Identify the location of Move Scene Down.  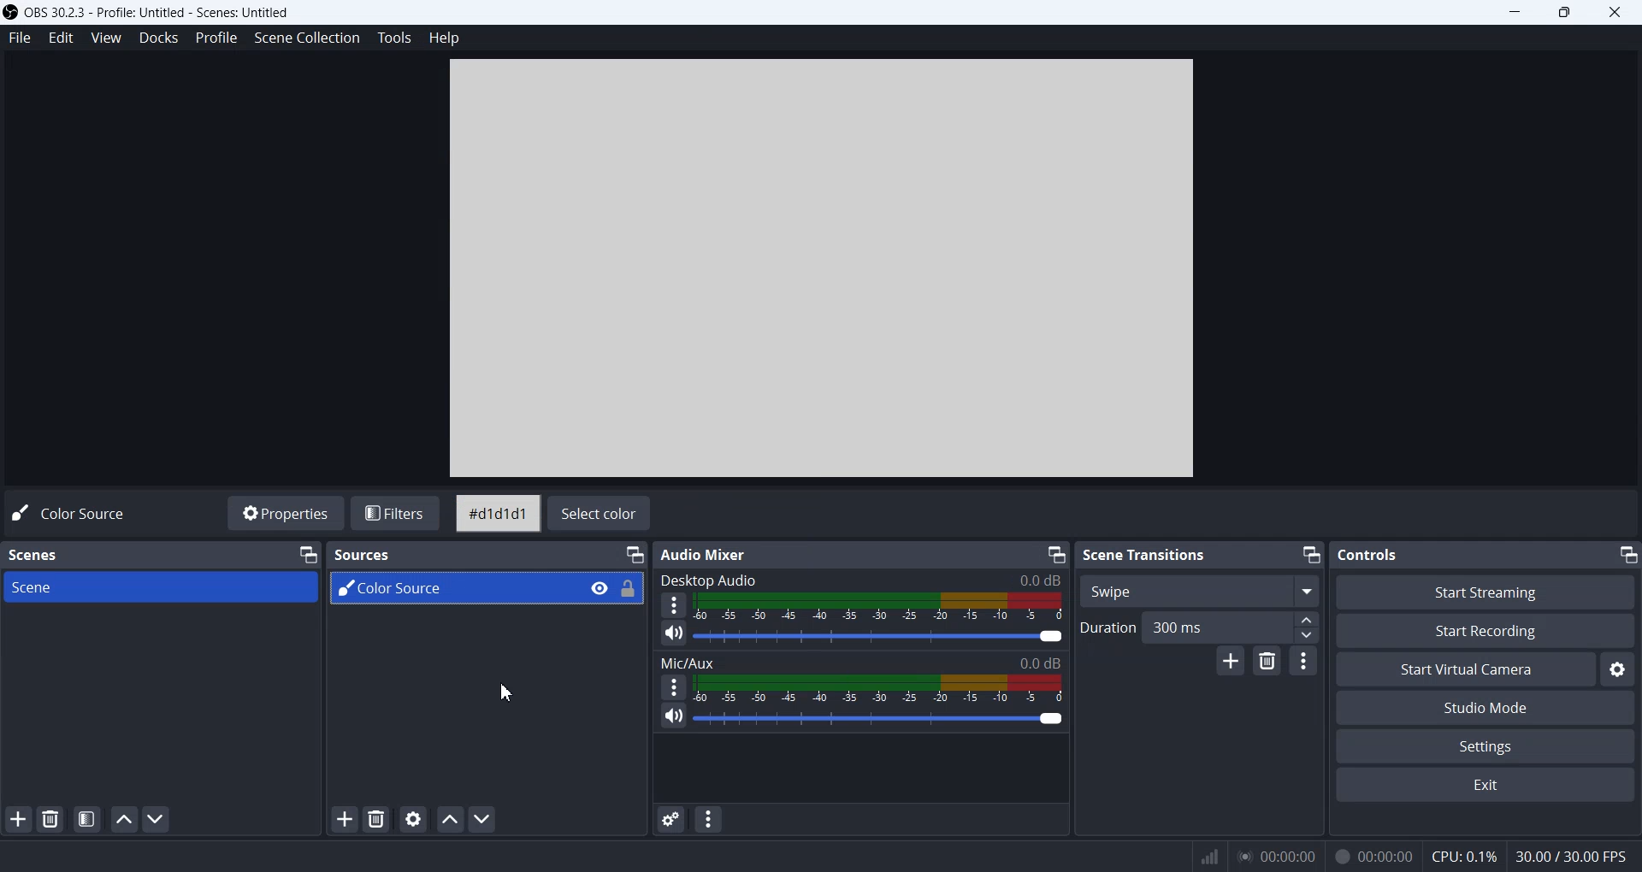
(159, 818).